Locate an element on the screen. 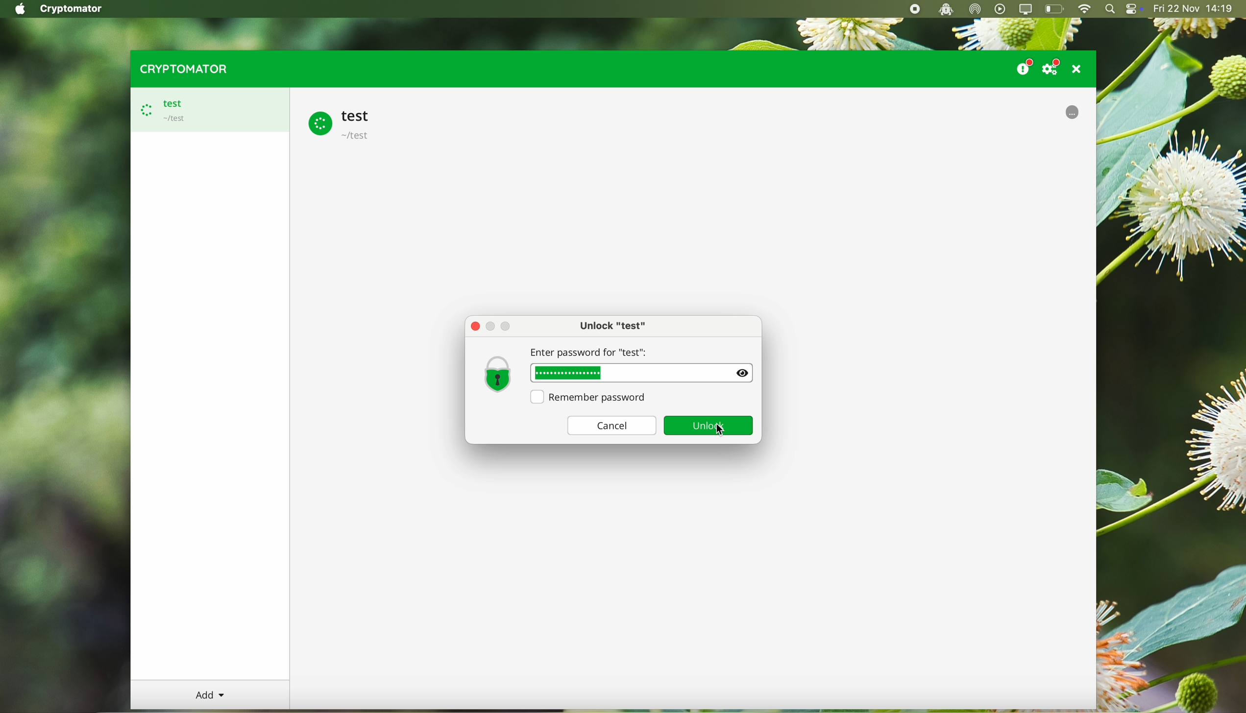 The image size is (1246, 713). Cryptomator is located at coordinates (73, 9).